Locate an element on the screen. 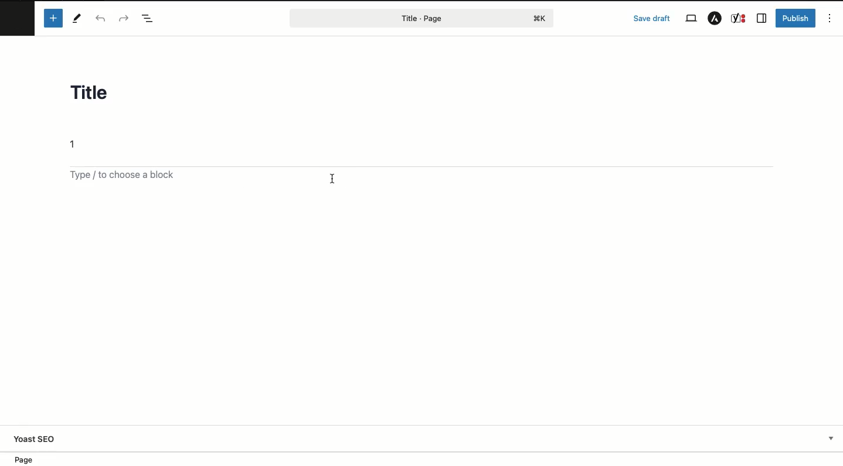  Undo is located at coordinates (103, 19).